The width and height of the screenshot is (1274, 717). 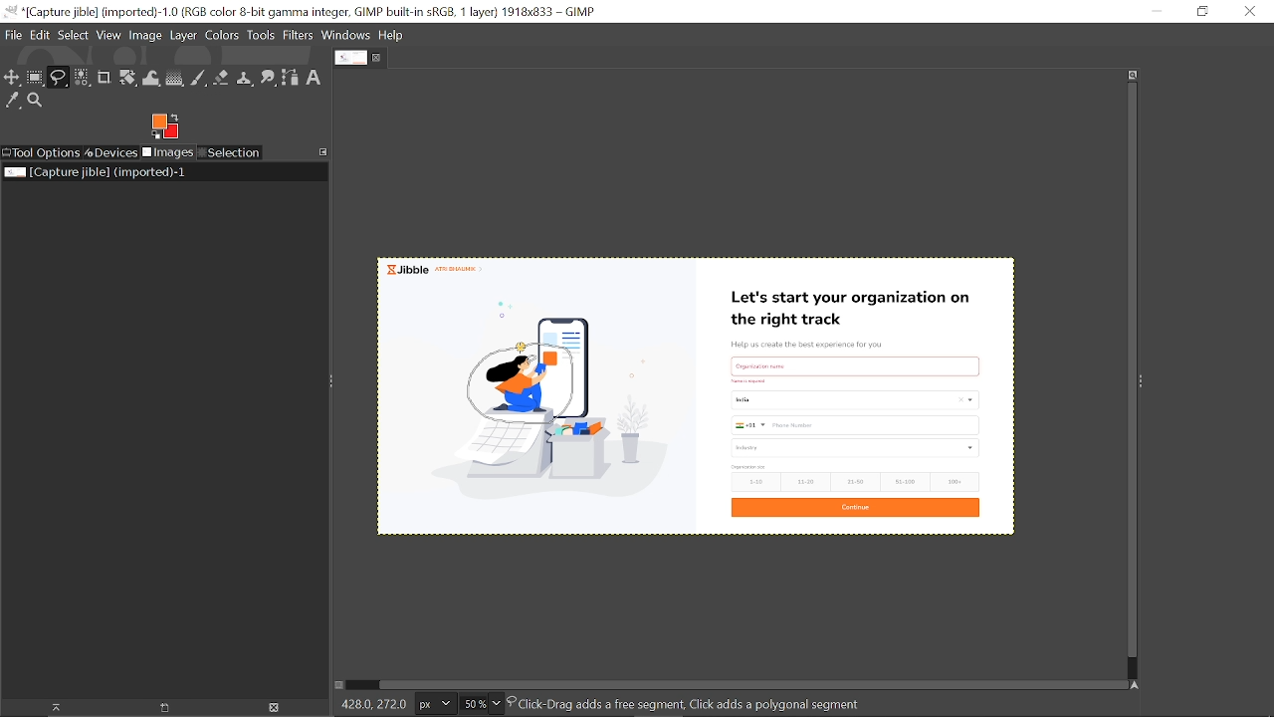 What do you see at coordinates (742, 681) in the screenshot?
I see `Horizontal scrollbar` at bounding box center [742, 681].